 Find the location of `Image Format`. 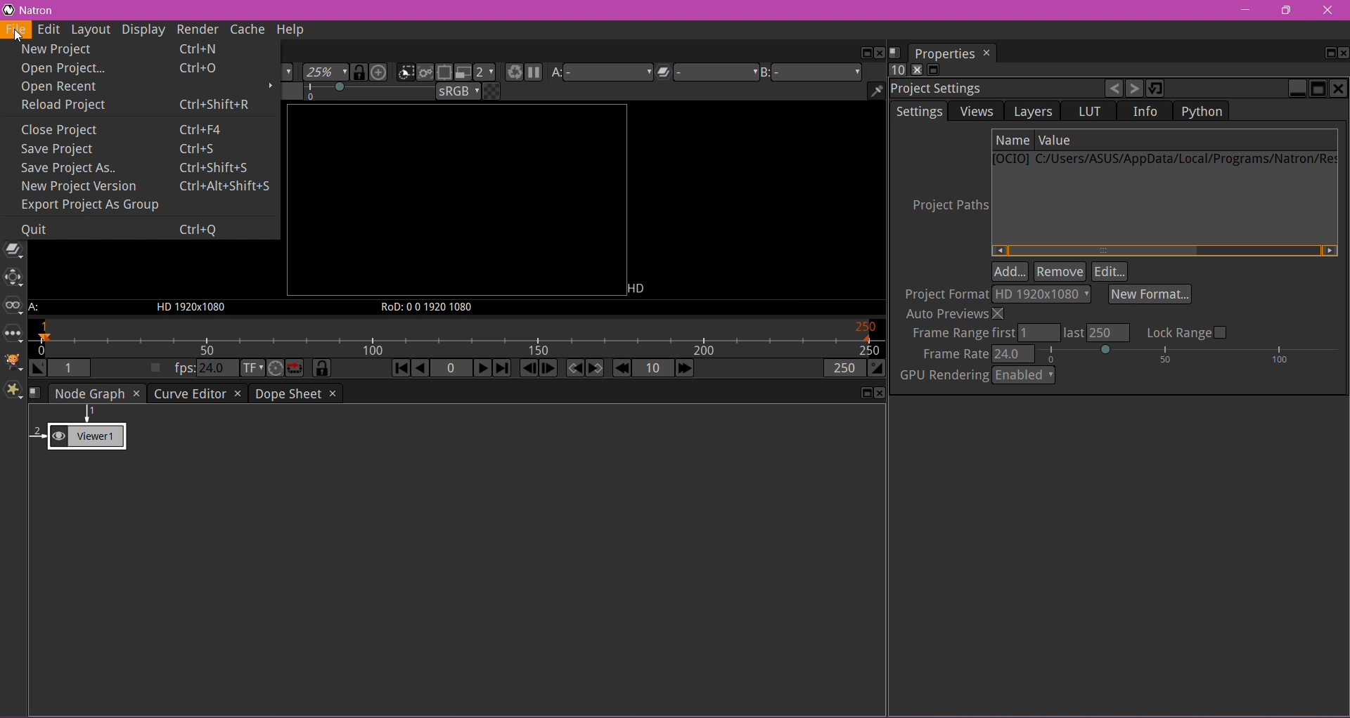

Image Format is located at coordinates (641, 288).